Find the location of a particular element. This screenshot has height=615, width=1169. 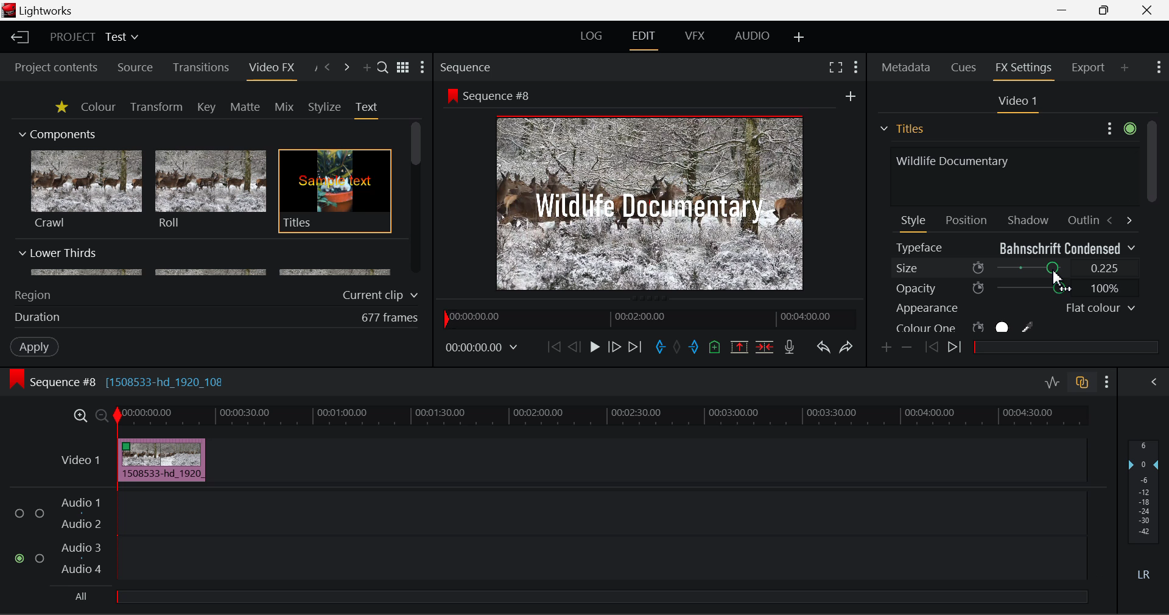

checkbox is located at coordinates (42, 559).